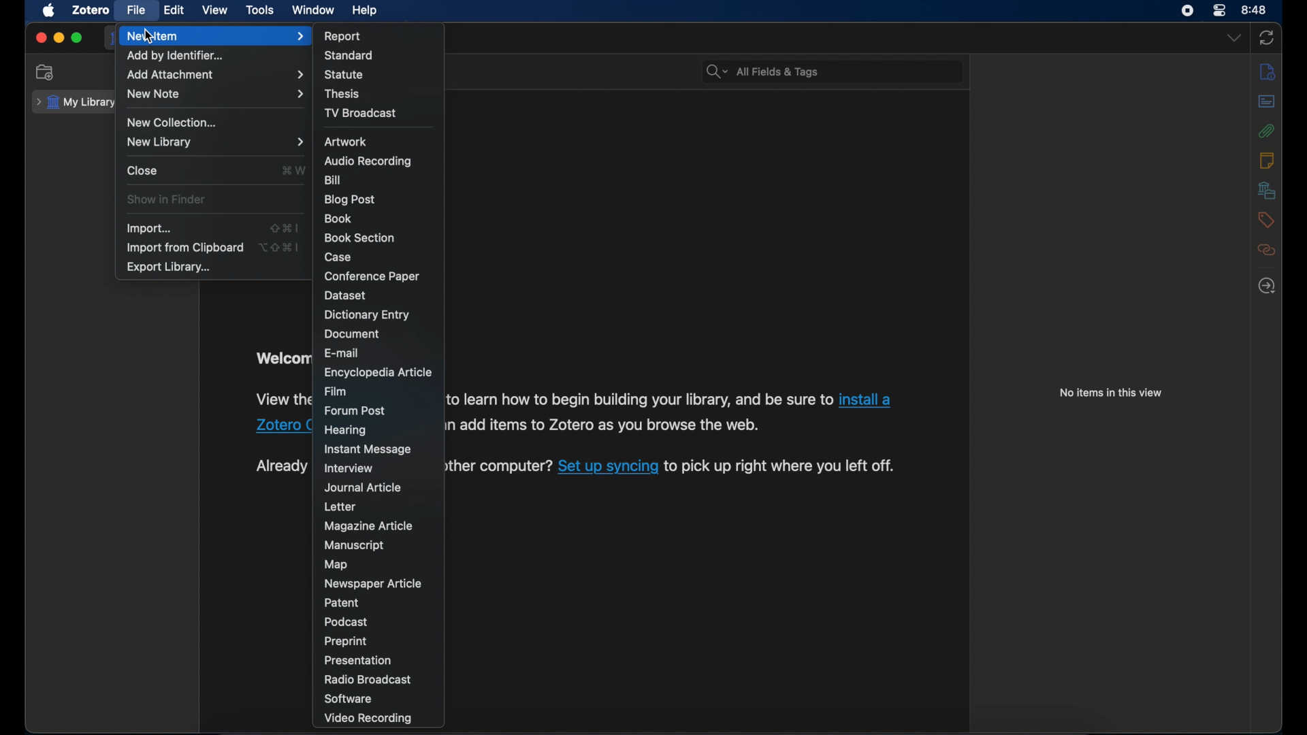 This screenshot has width=1307, height=735. Describe the element at coordinates (1234, 39) in the screenshot. I see `dropdown` at that location.